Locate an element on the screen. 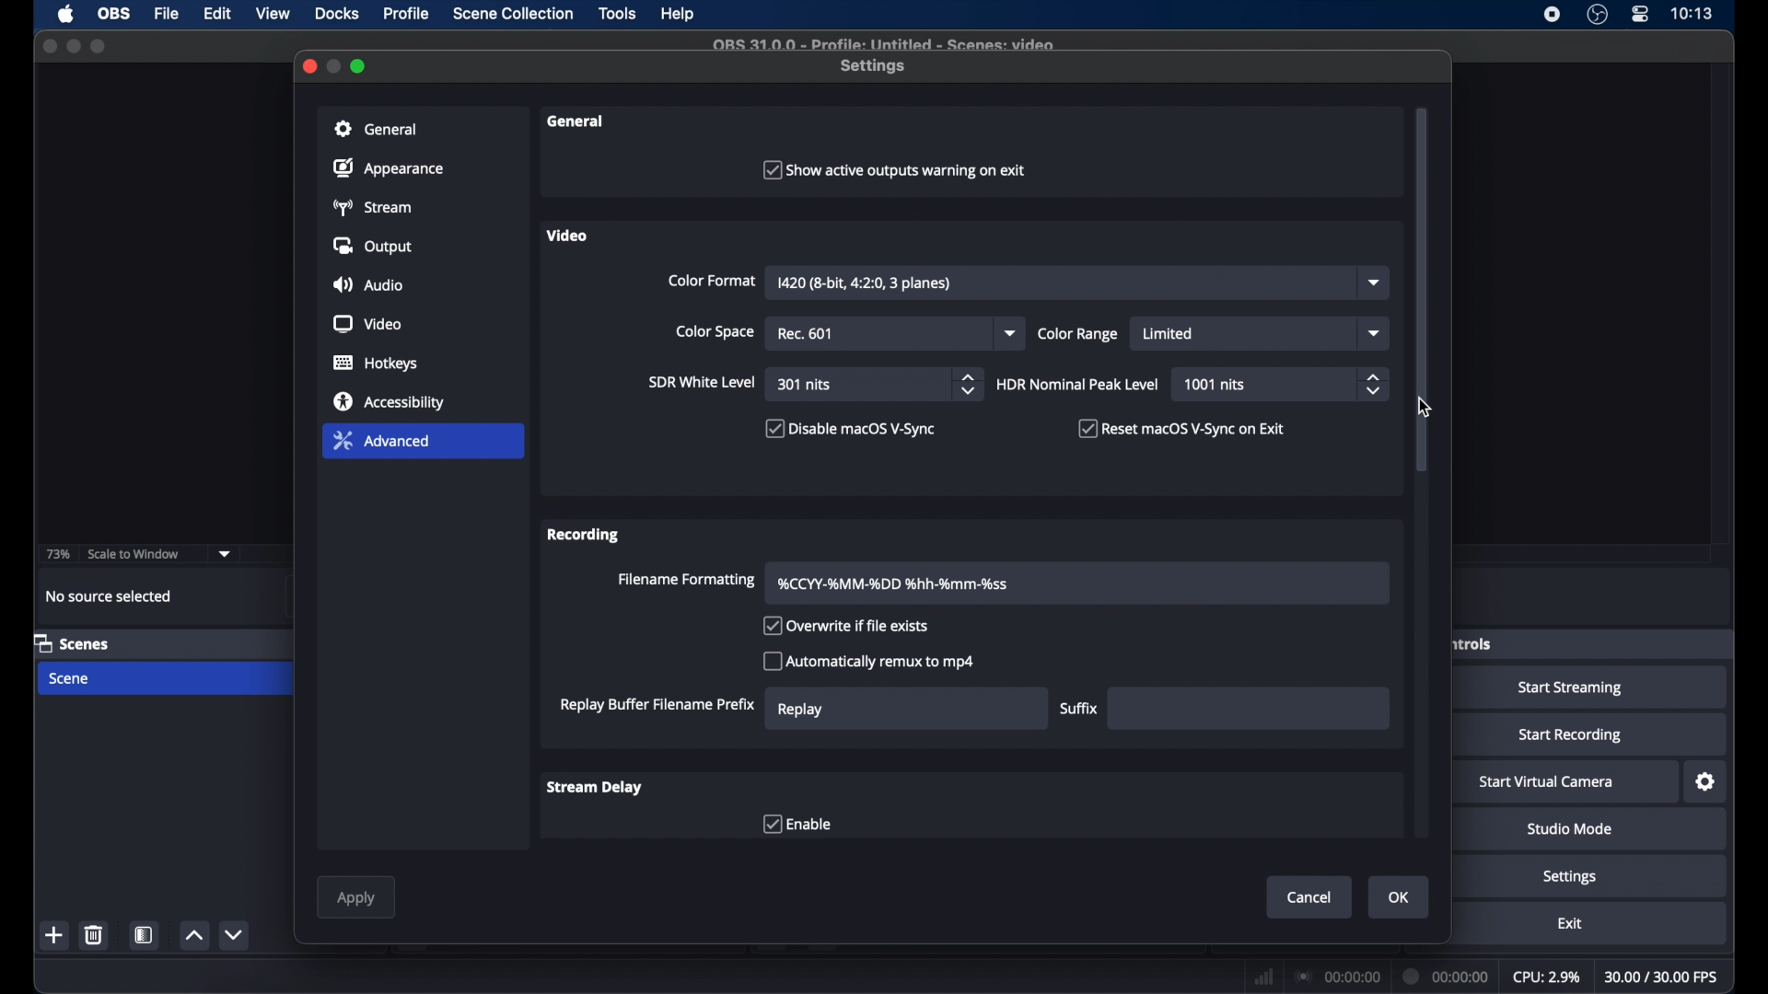 The image size is (1768, 994). connection is located at coordinates (1336, 976).